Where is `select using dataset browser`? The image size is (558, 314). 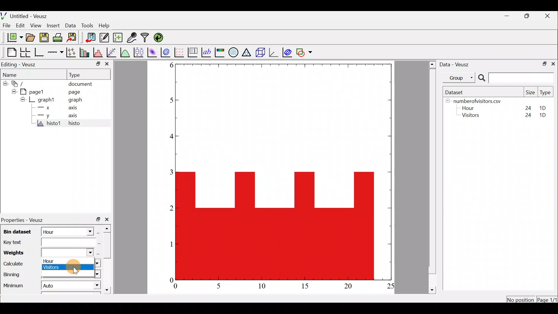 select using dataset browser is located at coordinates (98, 254).